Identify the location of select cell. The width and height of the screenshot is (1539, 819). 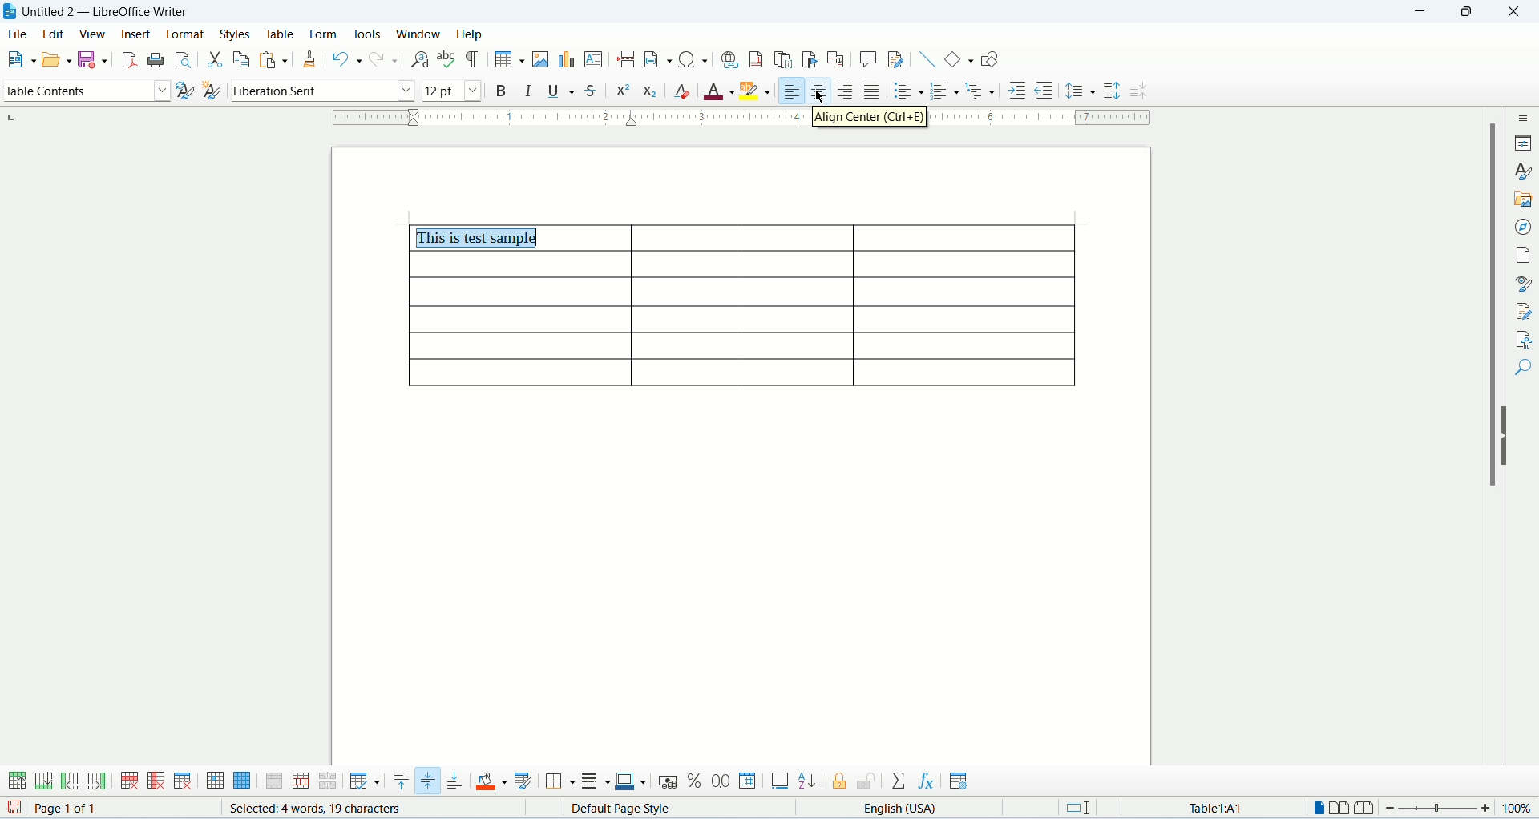
(215, 782).